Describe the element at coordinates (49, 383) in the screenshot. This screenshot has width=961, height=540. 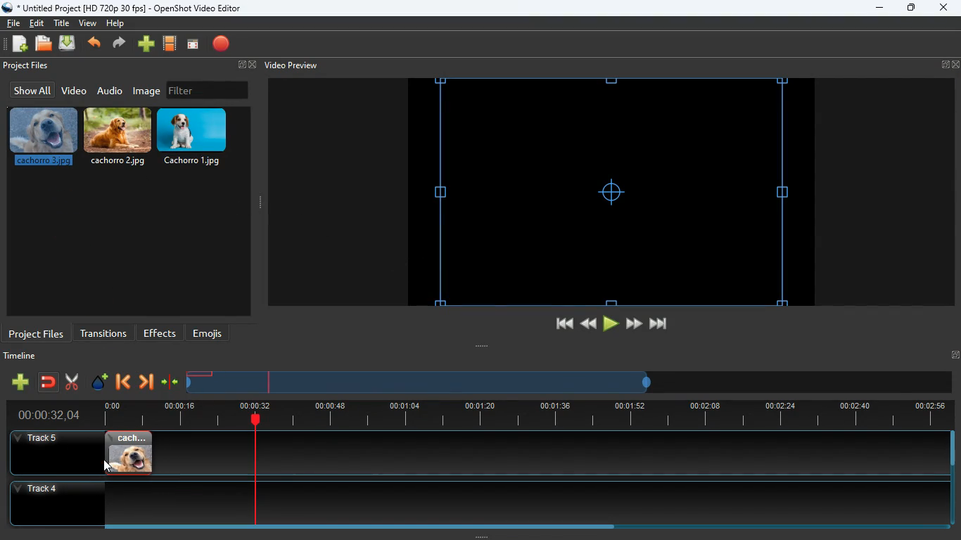
I see `join` at that location.